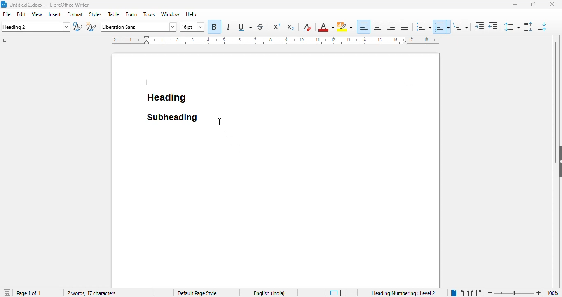 Image resolution: width=562 pixels, height=297 pixels. I want to click on table, so click(113, 14).